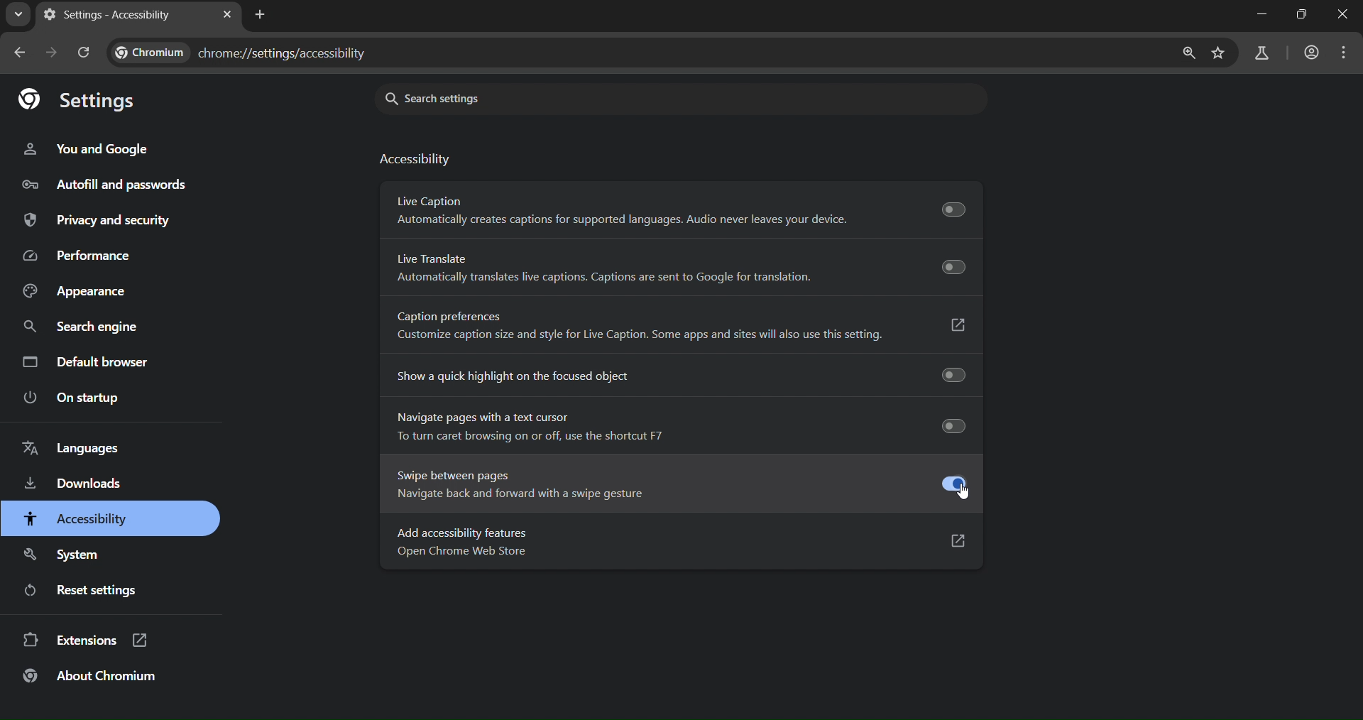 The image size is (1363, 720). What do you see at coordinates (16, 16) in the screenshot?
I see `search tabs` at bounding box center [16, 16].